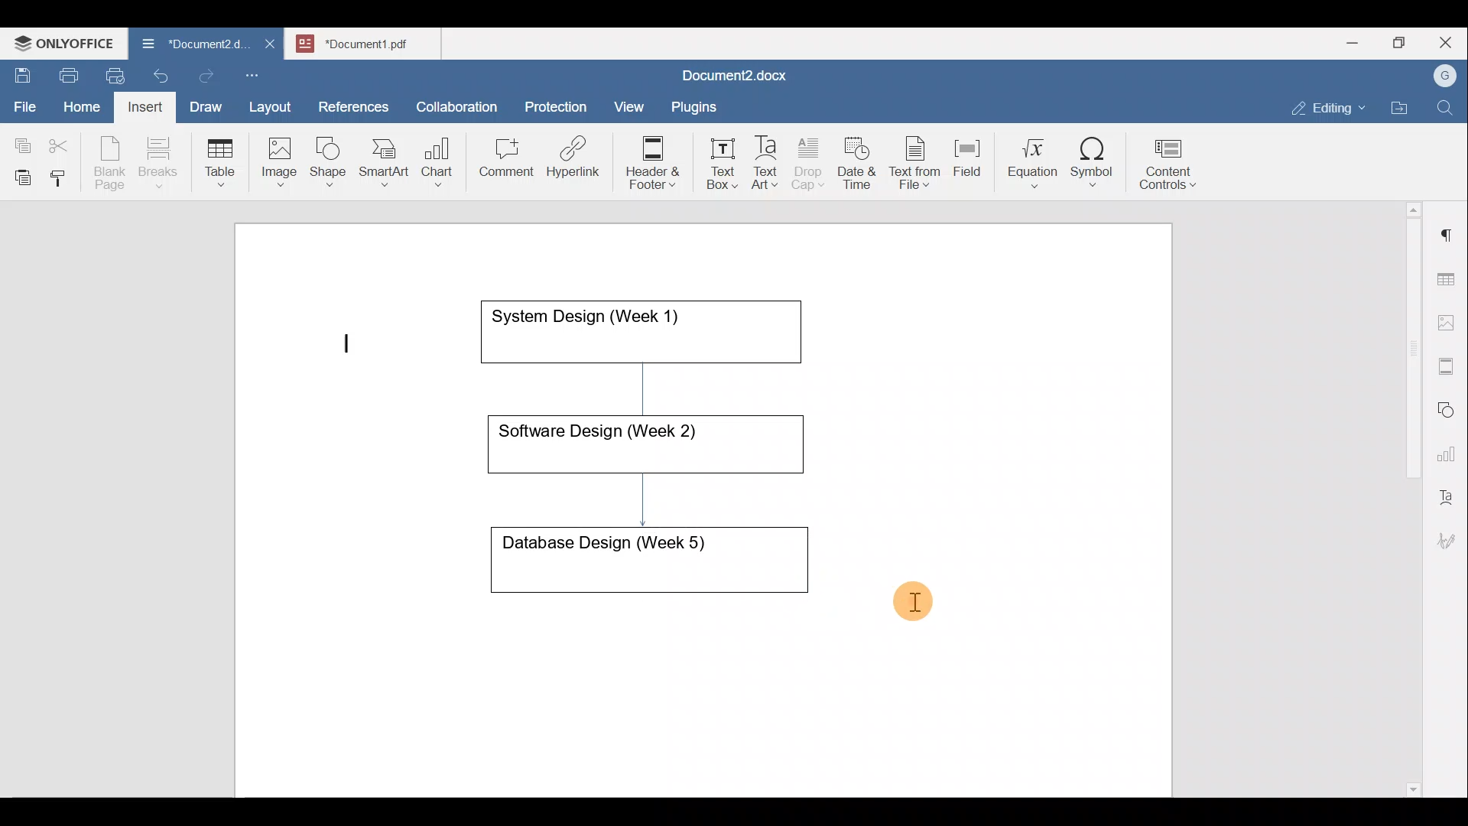  What do you see at coordinates (274, 104) in the screenshot?
I see `Layout` at bounding box center [274, 104].